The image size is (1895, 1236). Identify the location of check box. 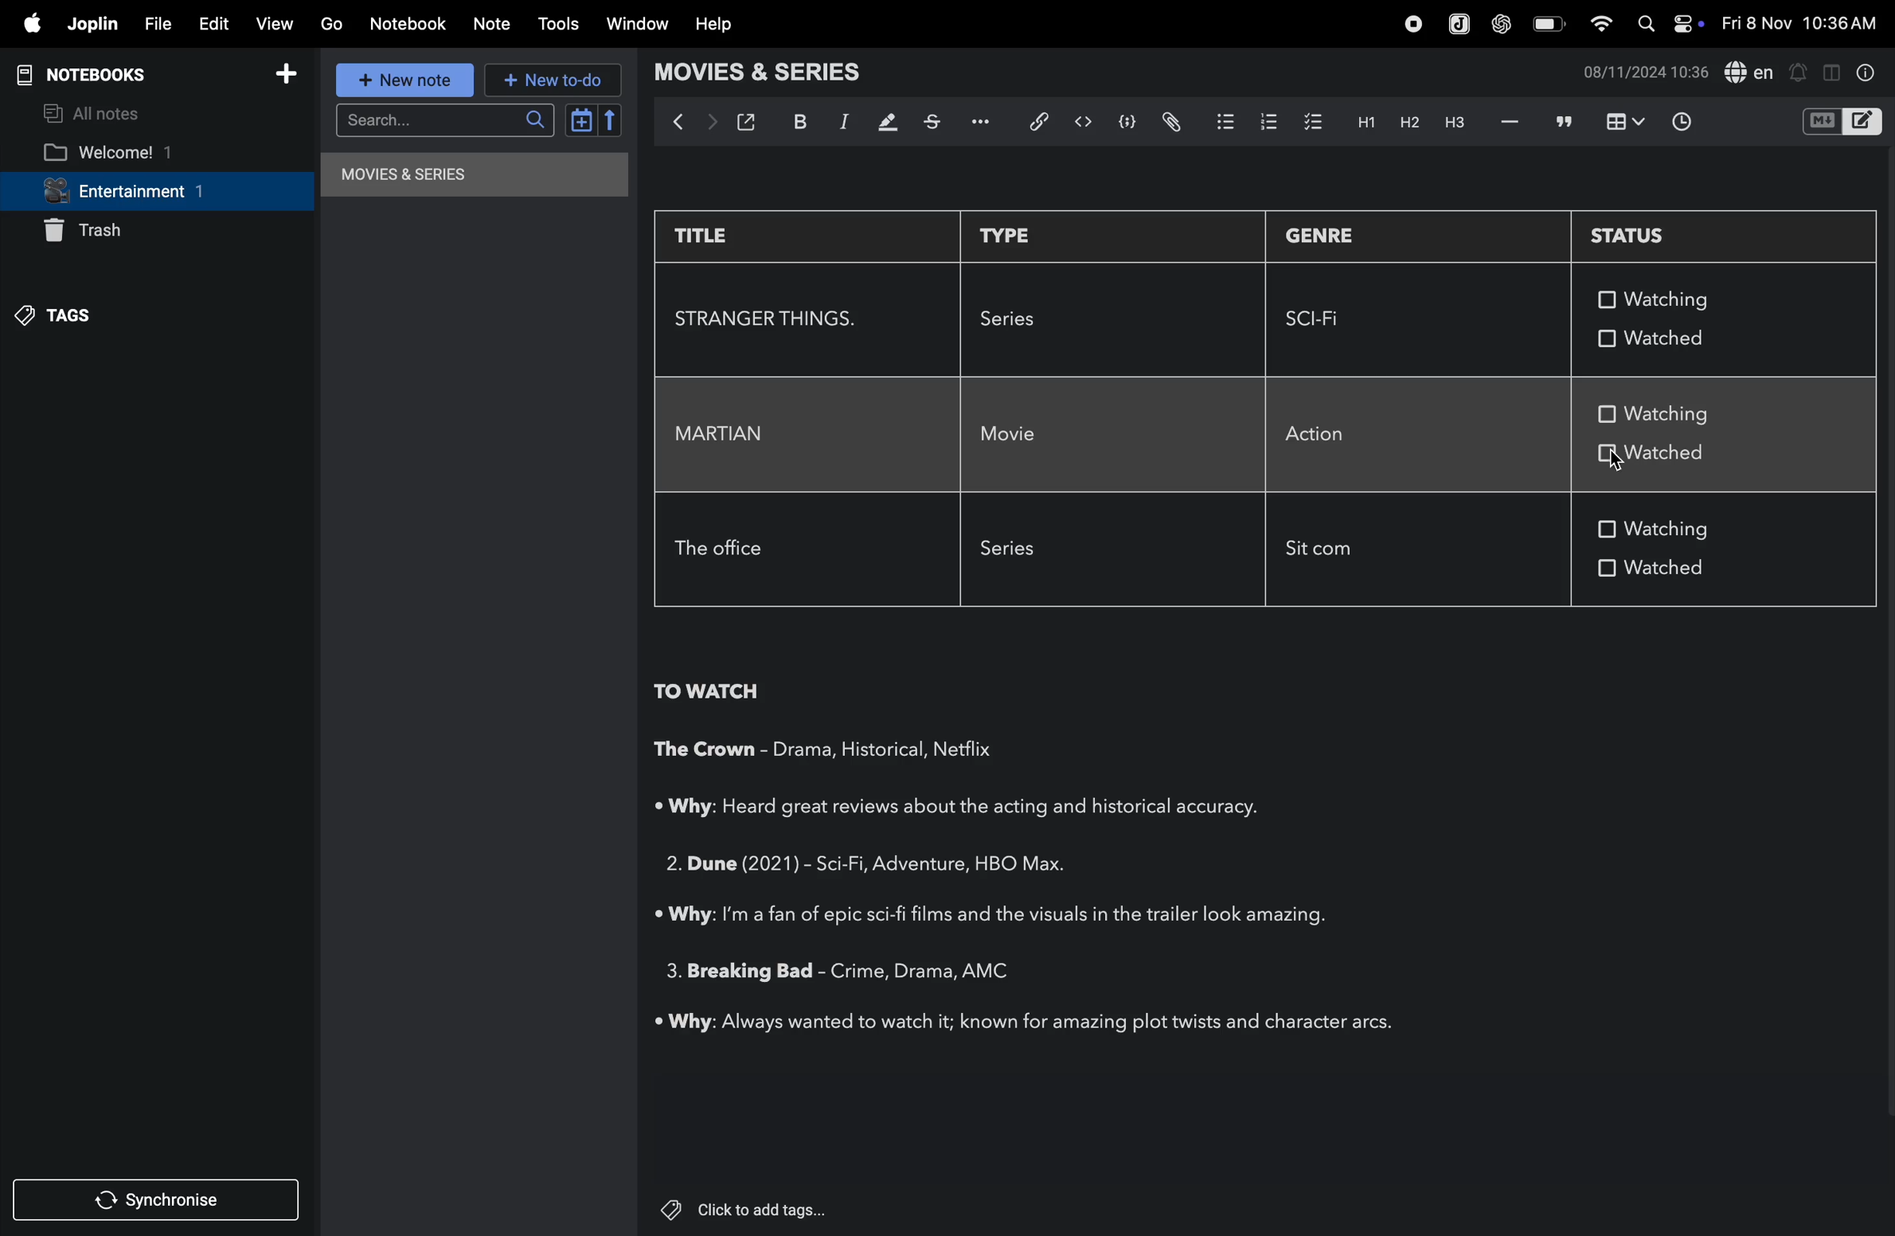
(1311, 120).